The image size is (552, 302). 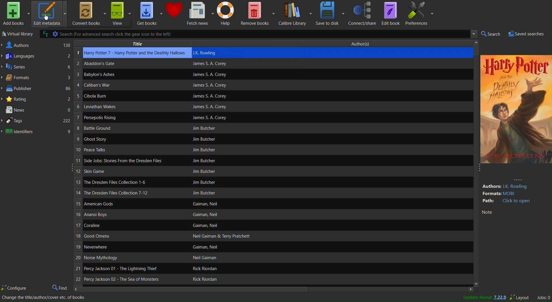 I want to click on Update, so click(x=481, y=298).